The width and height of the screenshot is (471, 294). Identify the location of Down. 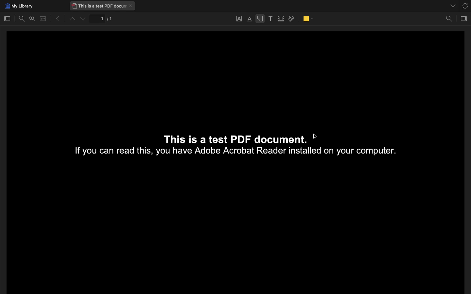
(83, 19).